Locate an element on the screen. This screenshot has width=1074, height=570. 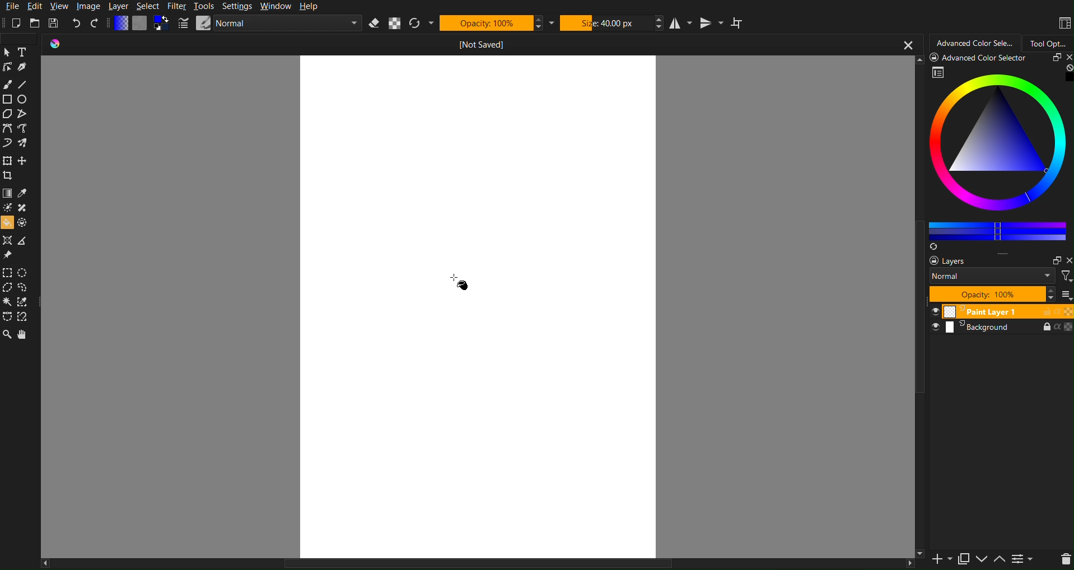
Filter Settings is located at coordinates (1022, 559).